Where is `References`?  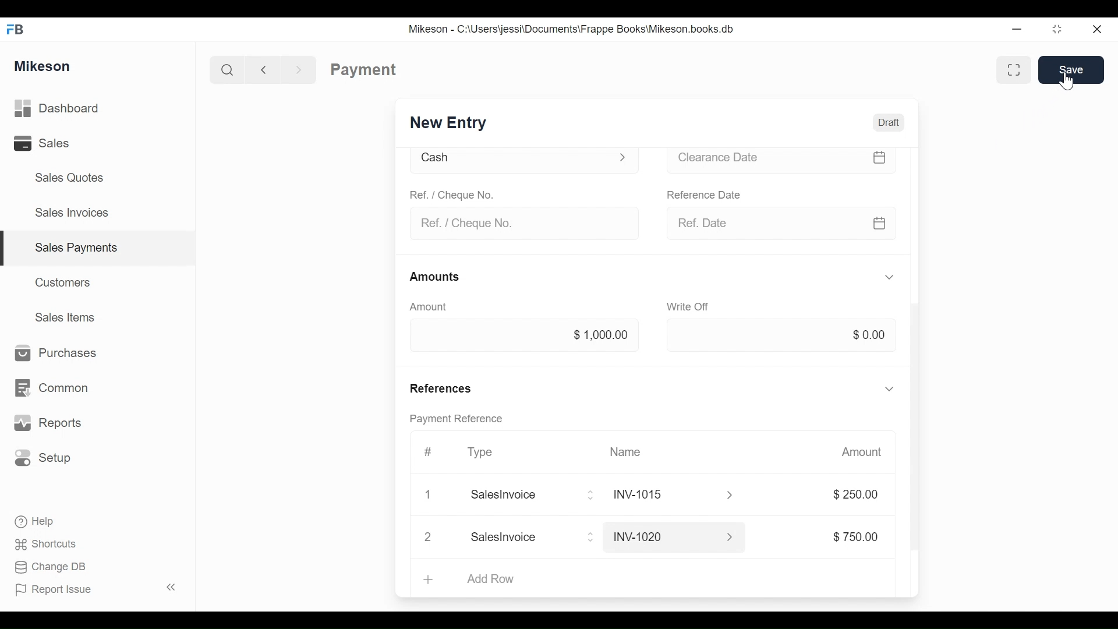
References is located at coordinates (446, 388).